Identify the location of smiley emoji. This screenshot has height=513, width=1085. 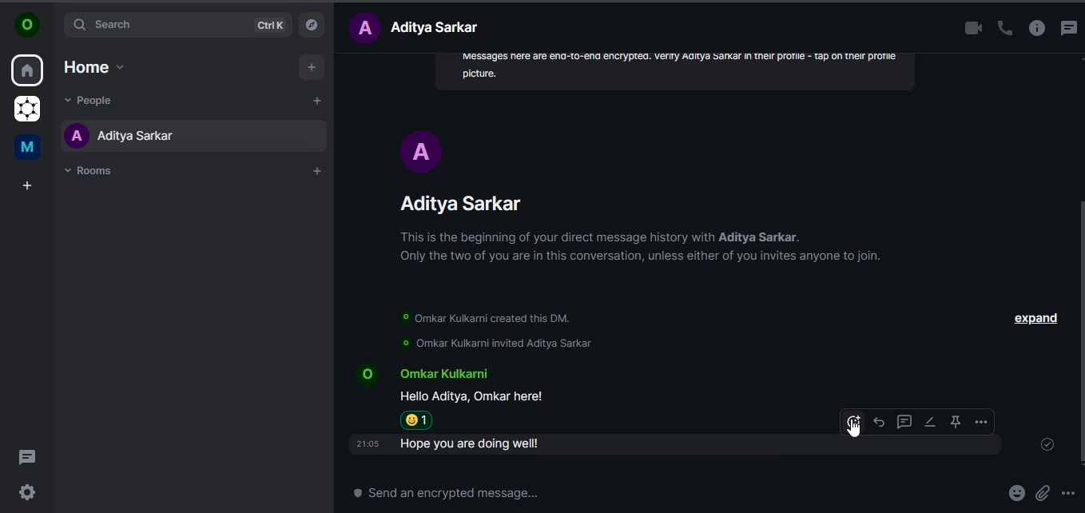
(419, 420).